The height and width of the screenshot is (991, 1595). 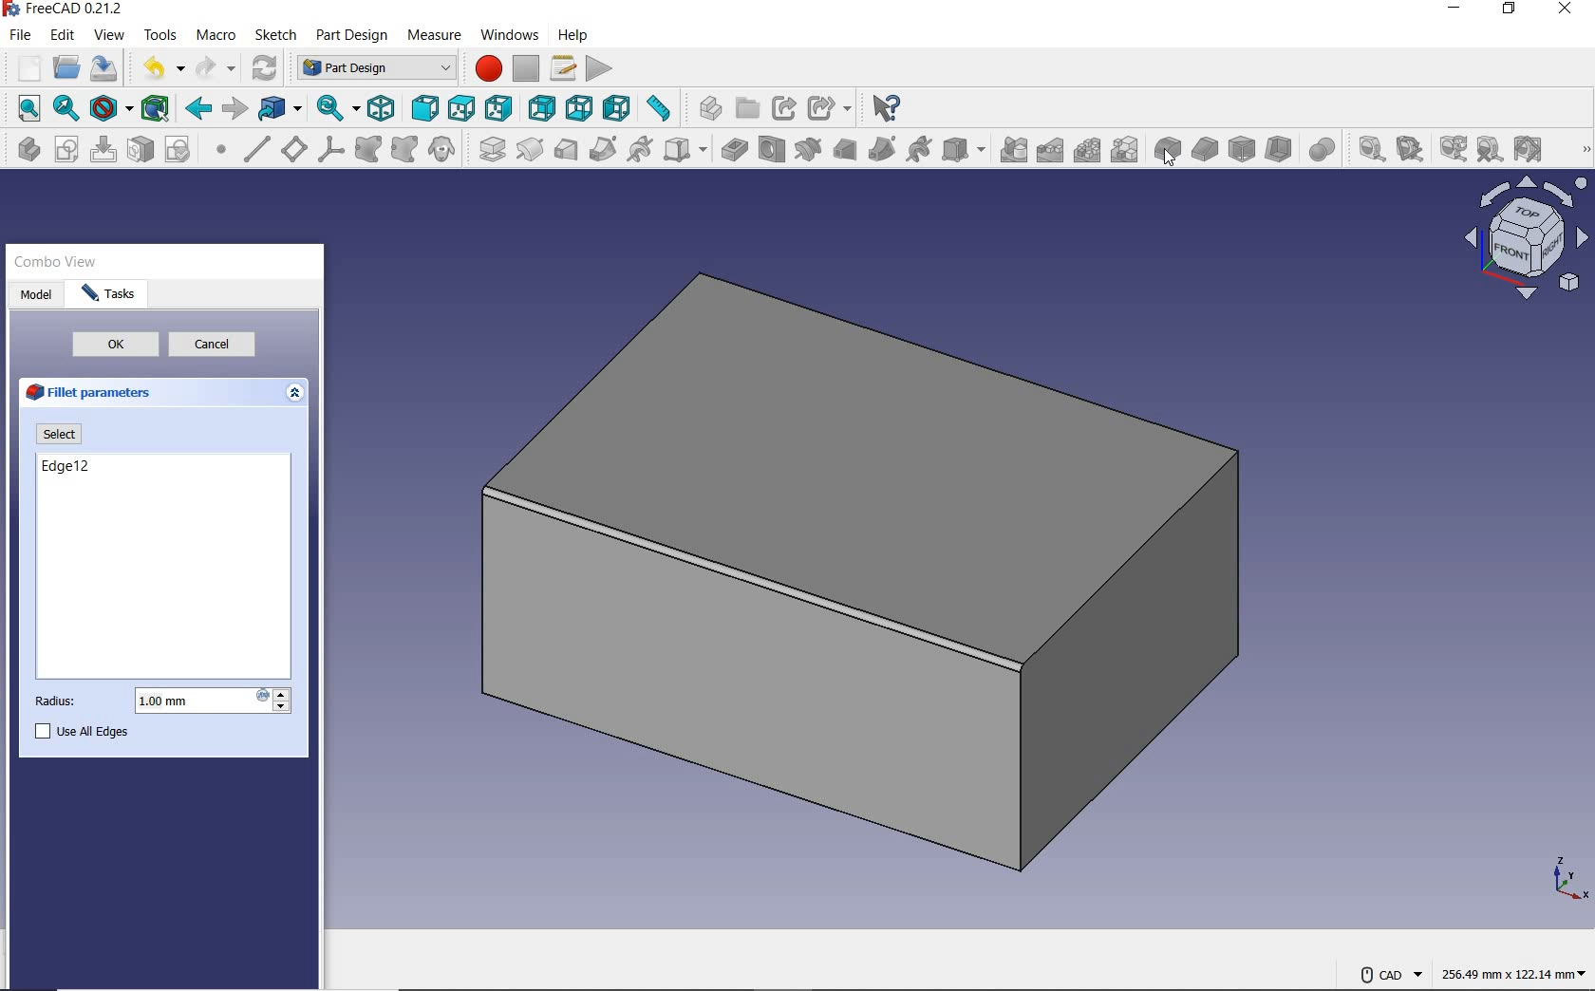 What do you see at coordinates (1509, 10) in the screenshot?
I see `restore down` at bounding box center [1509, 10].